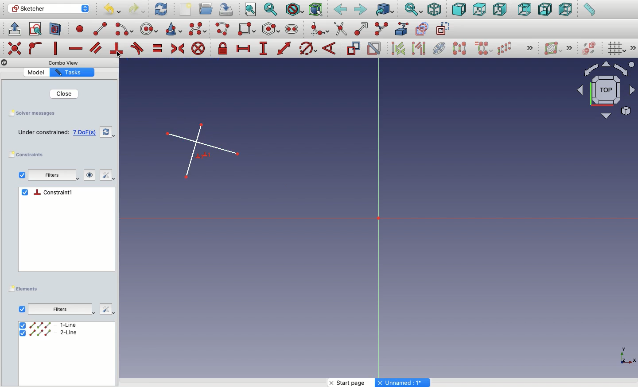  I want to click on New, so click(187, 9).